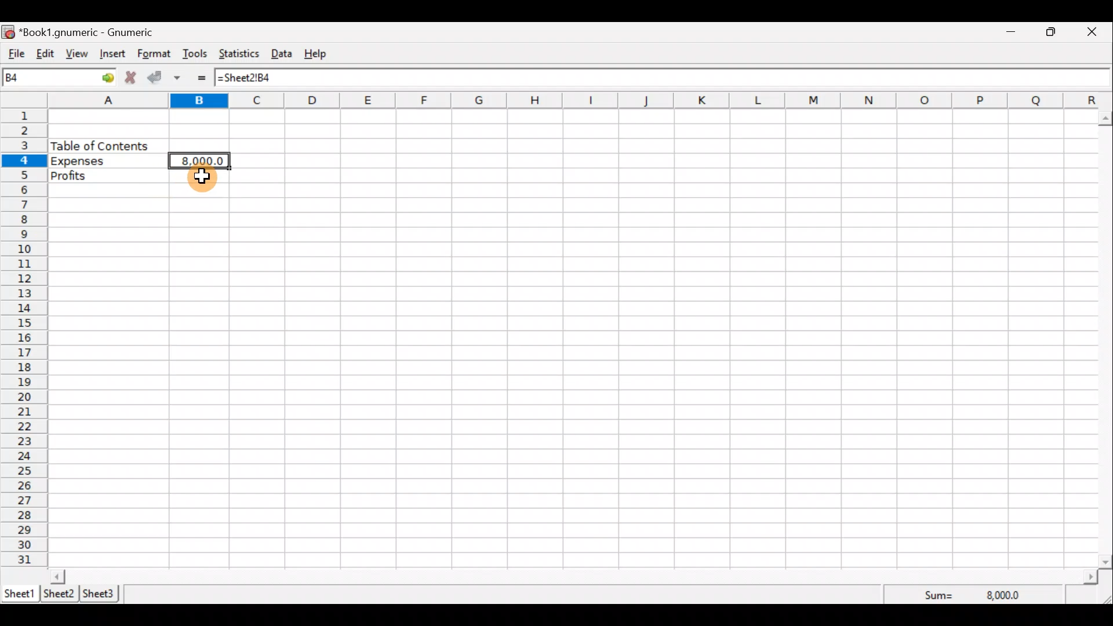  Describe the element at coordinates (115, 55) in the screenshot. I see `Insert` at that location.